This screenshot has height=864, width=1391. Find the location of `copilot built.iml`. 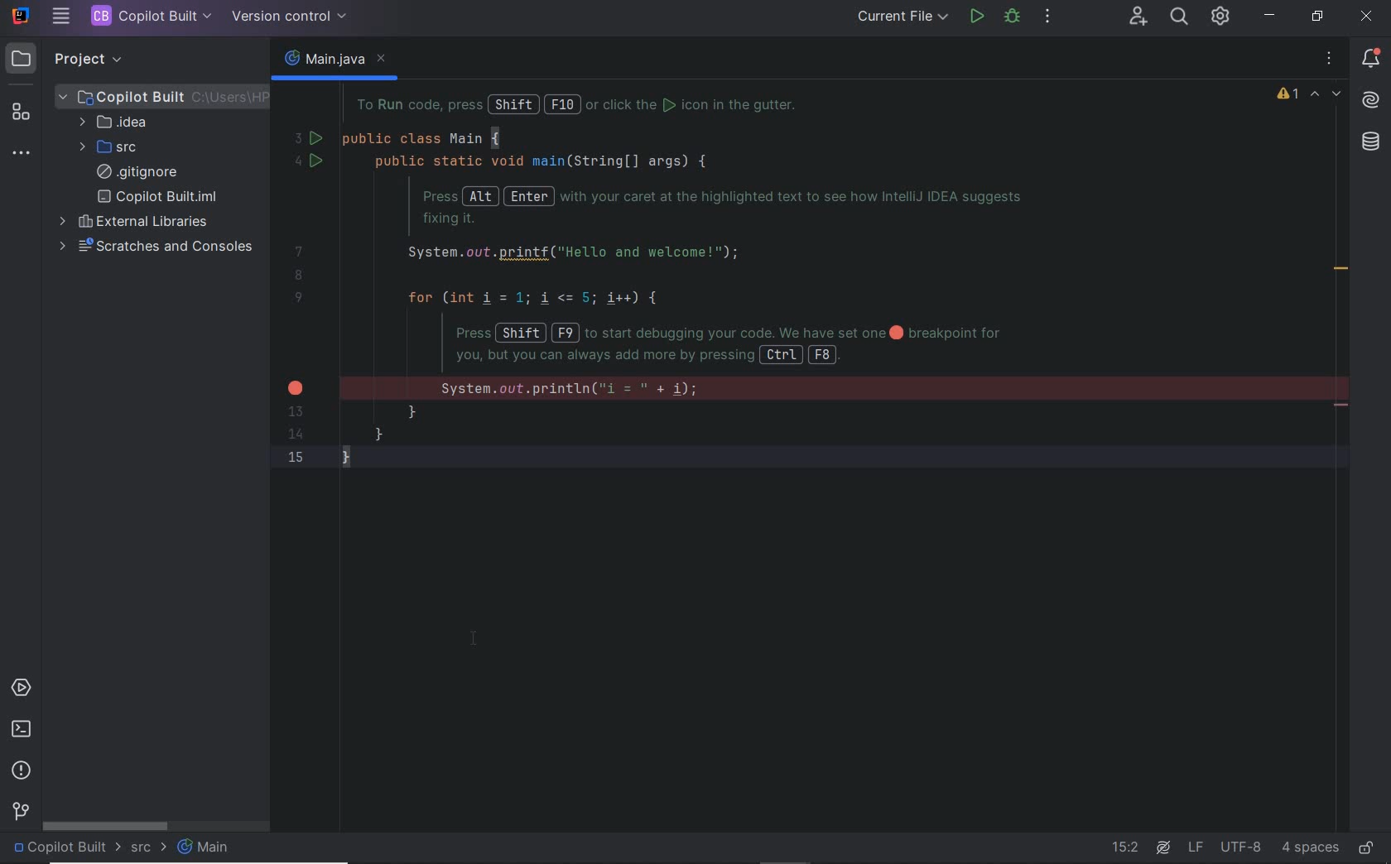

copilot built.iml is located at coordinates (160, 197).